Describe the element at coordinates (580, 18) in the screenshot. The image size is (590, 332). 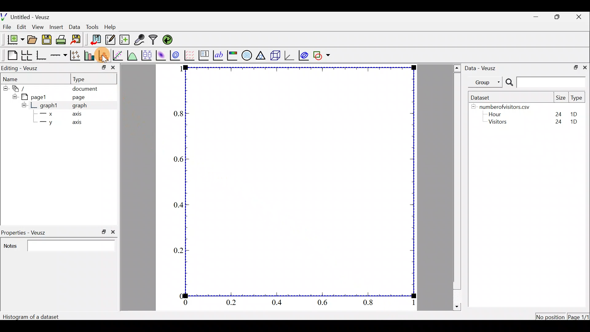
I see `close` at that location.